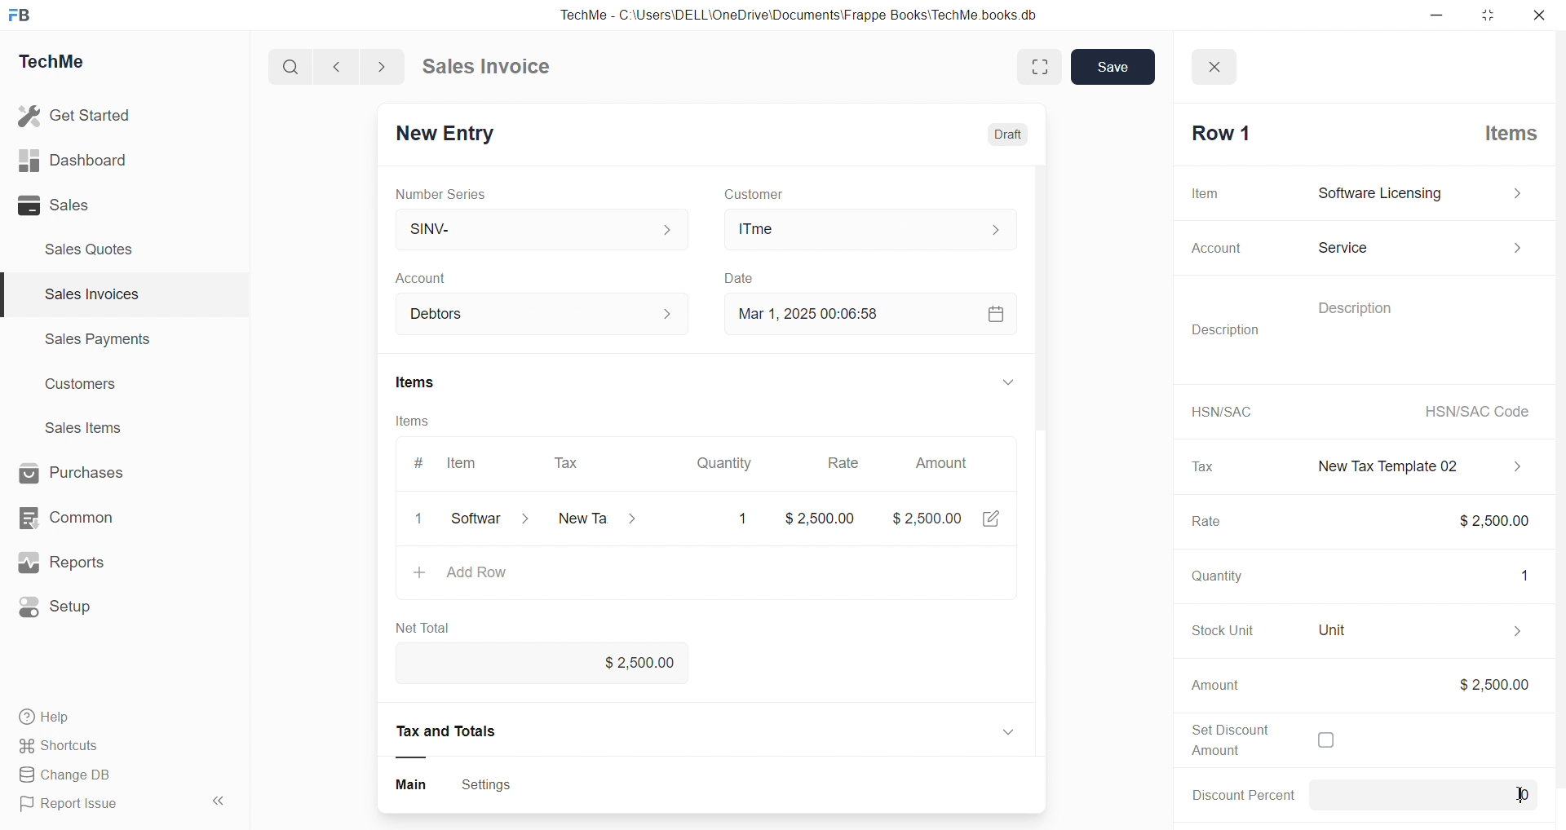 Image resolution: width=1566 pixels, height=830 pixels. Describe the element at coordinates (81, 160) in the screenshot. I see `ull Dashboard` at that location.